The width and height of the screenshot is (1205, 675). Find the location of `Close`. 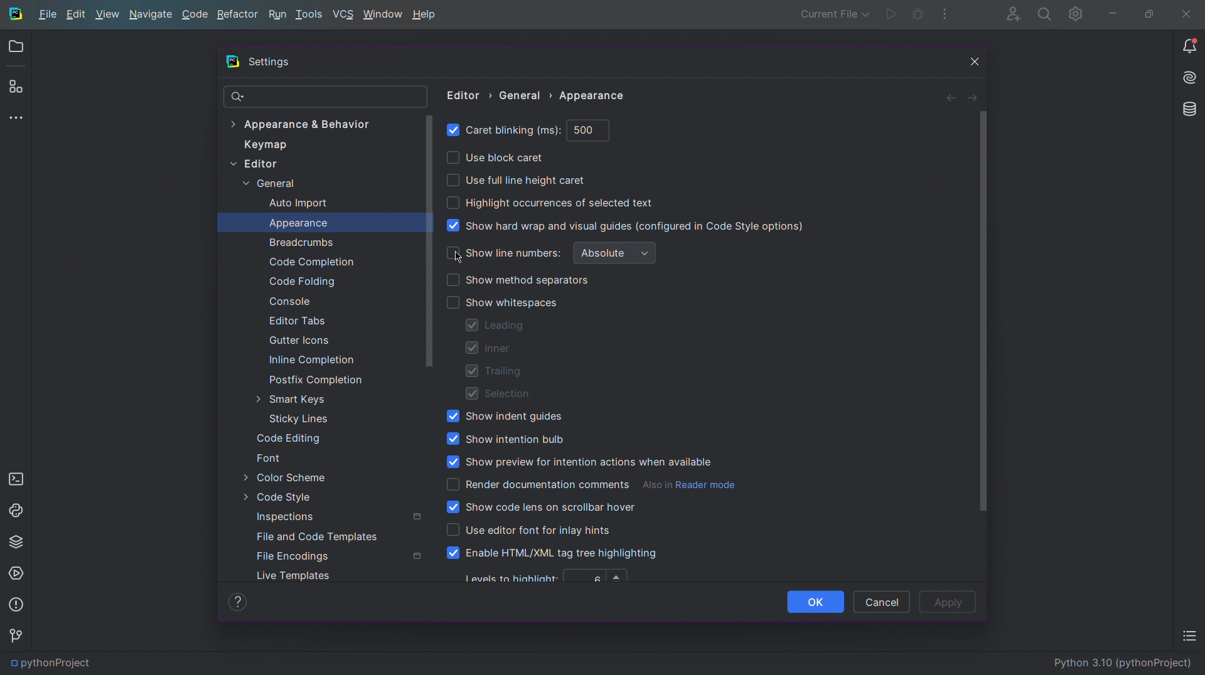

Close is located at coordinates (971, 62).